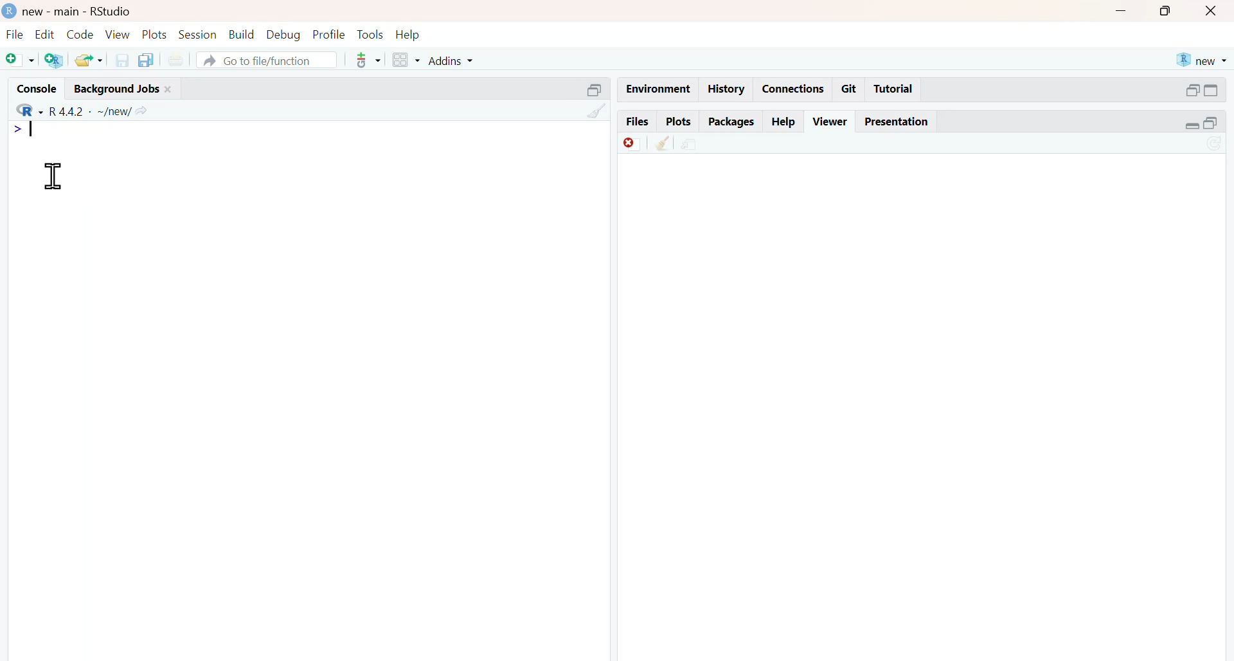 The image size is (1234, 661). Describe the element at coordinates (893, 88) in the screenshot. I see `Tutorial ` at that location.